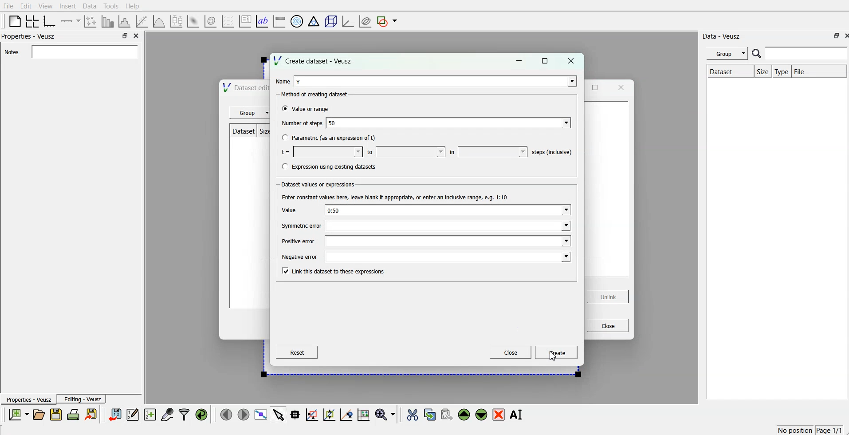 This screenshot has height=435, width=849. Describe the element at coordinates (330, 415) in the screenshot. I see `click to zoom out graph axes` at that location.